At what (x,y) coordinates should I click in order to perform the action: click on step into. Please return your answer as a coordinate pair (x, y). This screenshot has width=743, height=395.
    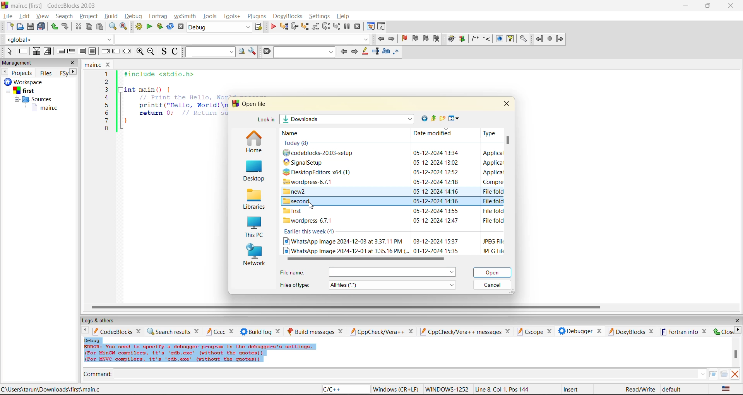
    Looking at the image, I should click on (486, 38).